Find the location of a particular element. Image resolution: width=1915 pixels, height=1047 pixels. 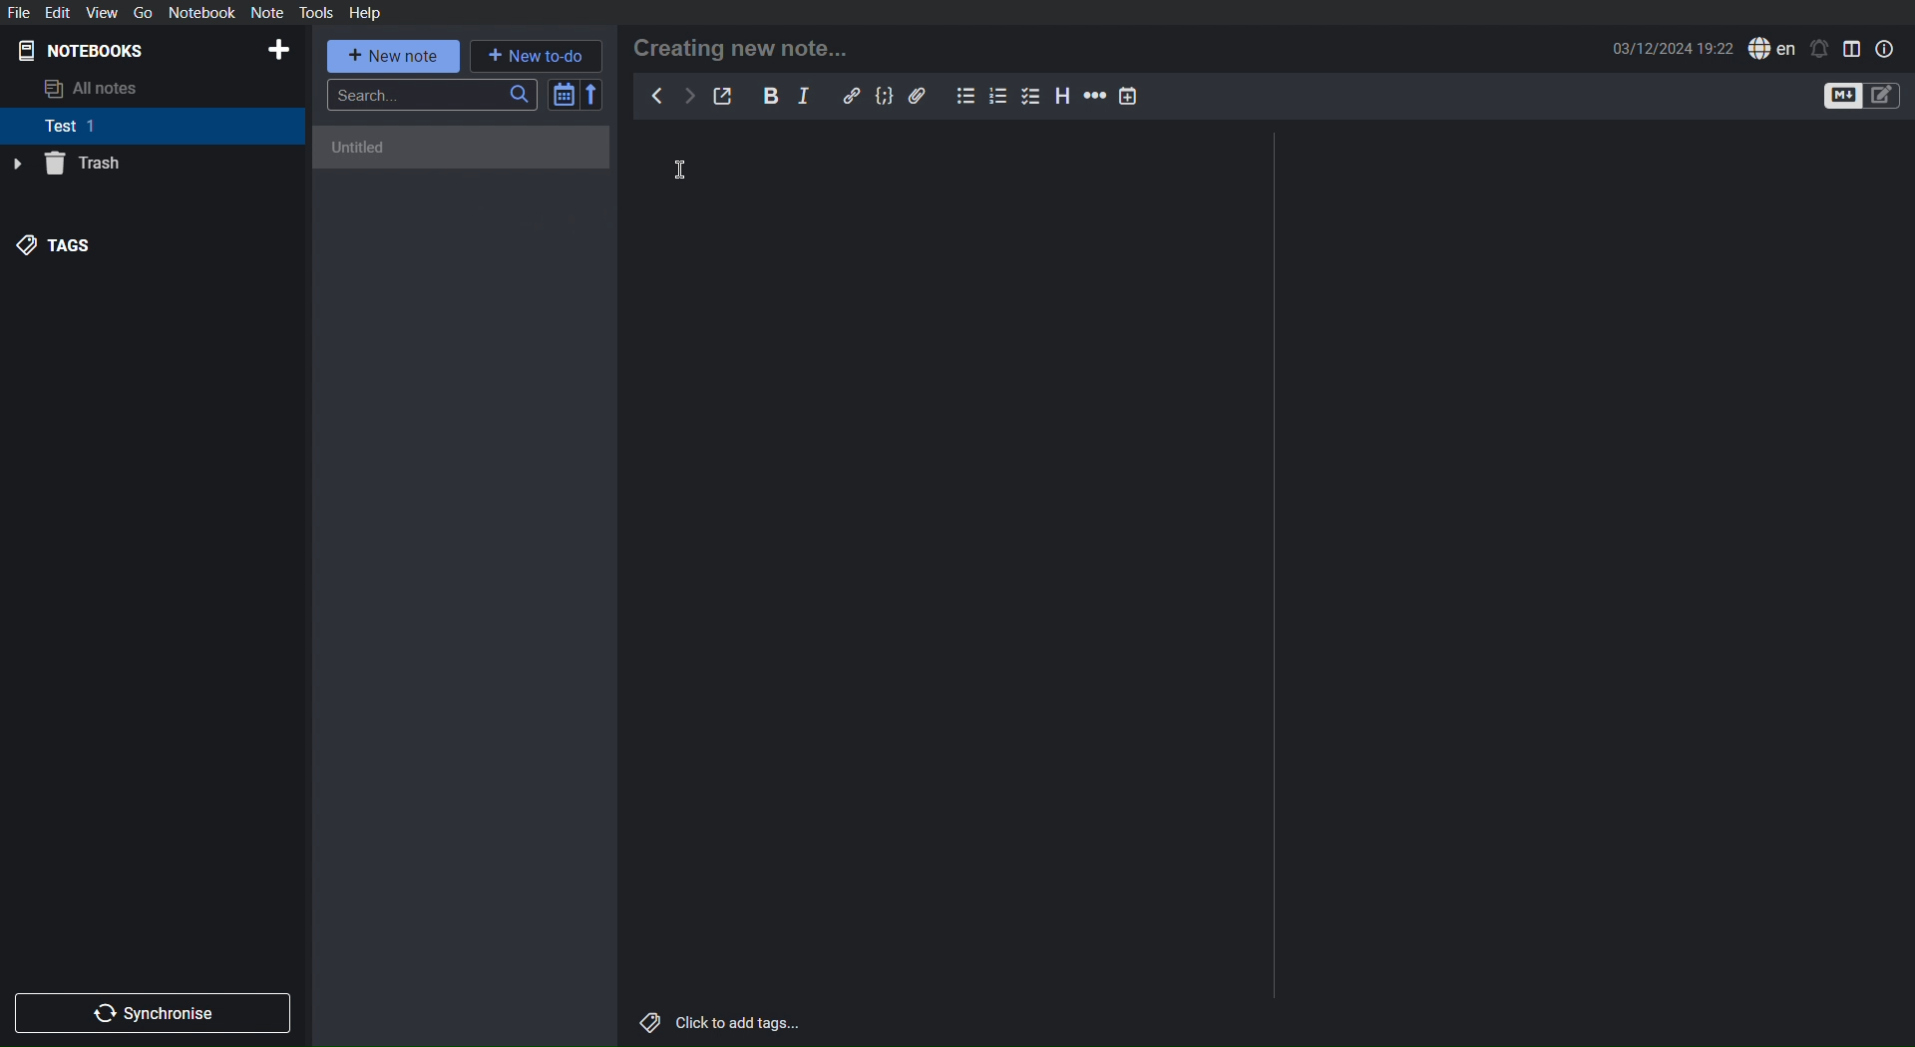

Edit externally is located at coordinates (722, 96).